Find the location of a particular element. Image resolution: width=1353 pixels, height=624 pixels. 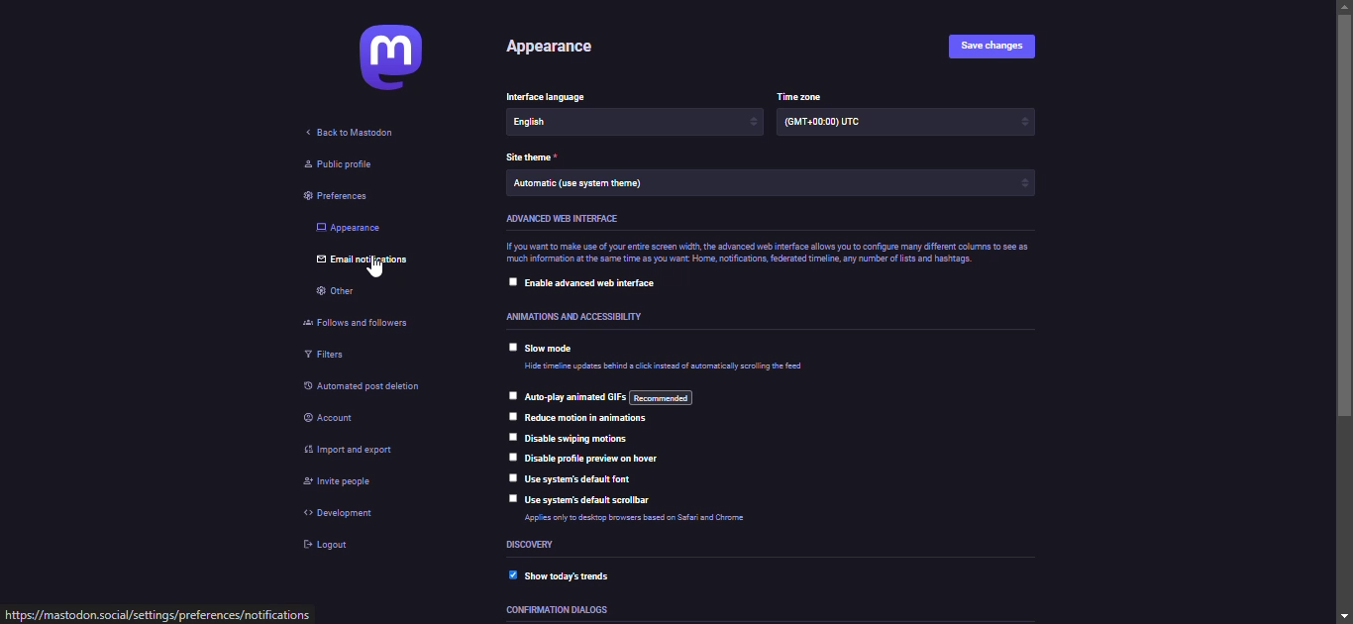

click to select is located at coordinates (510, 458).